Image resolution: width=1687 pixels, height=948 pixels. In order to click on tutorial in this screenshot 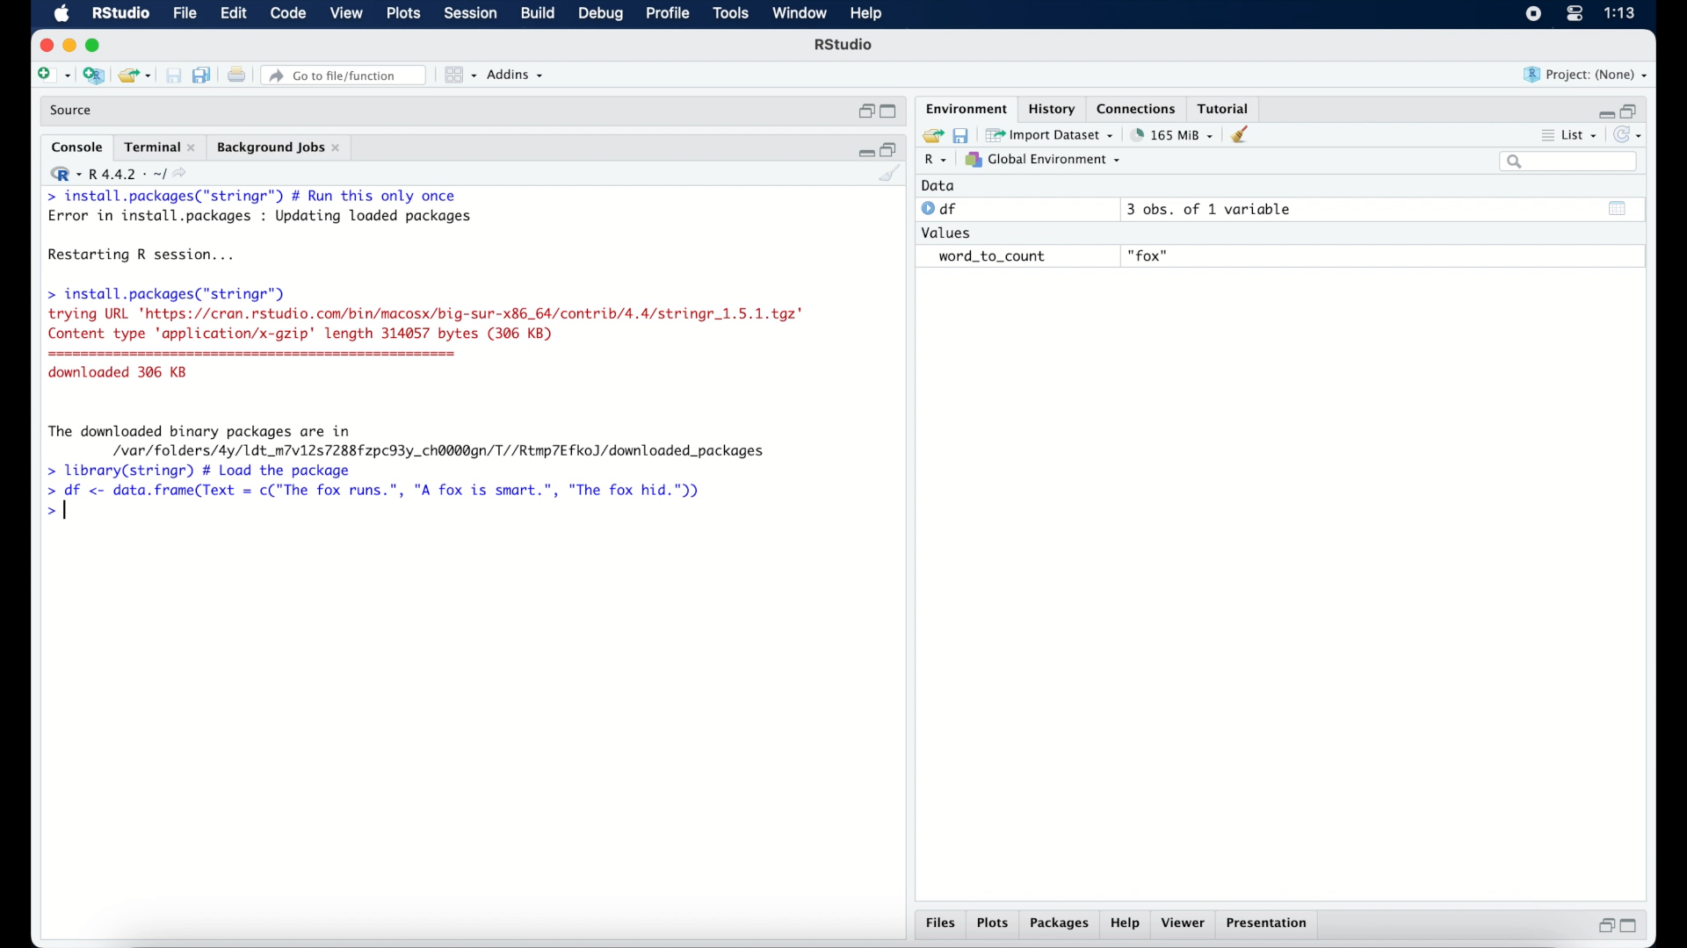, I will do `click(1224, 106)`.